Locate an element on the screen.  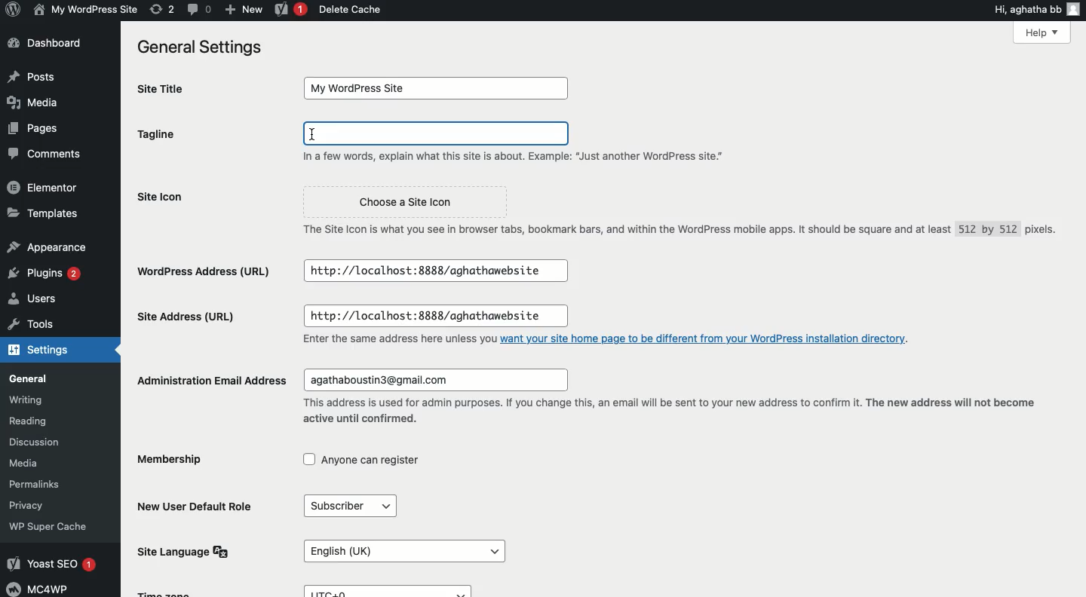
Permalinks is located at coordinates (38, 485).